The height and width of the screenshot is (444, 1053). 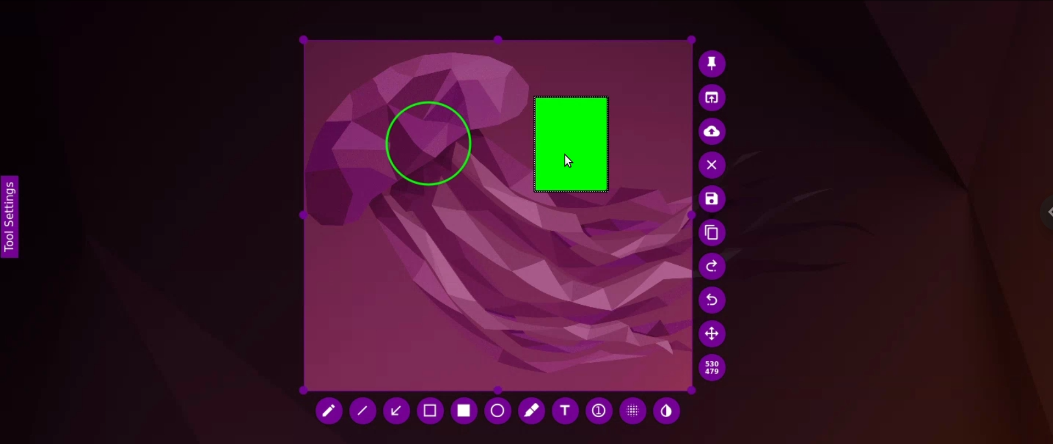 What do you see at coordinates (532, 411) in the screenshot?
I see `marker` at bounding box center [532, 411].